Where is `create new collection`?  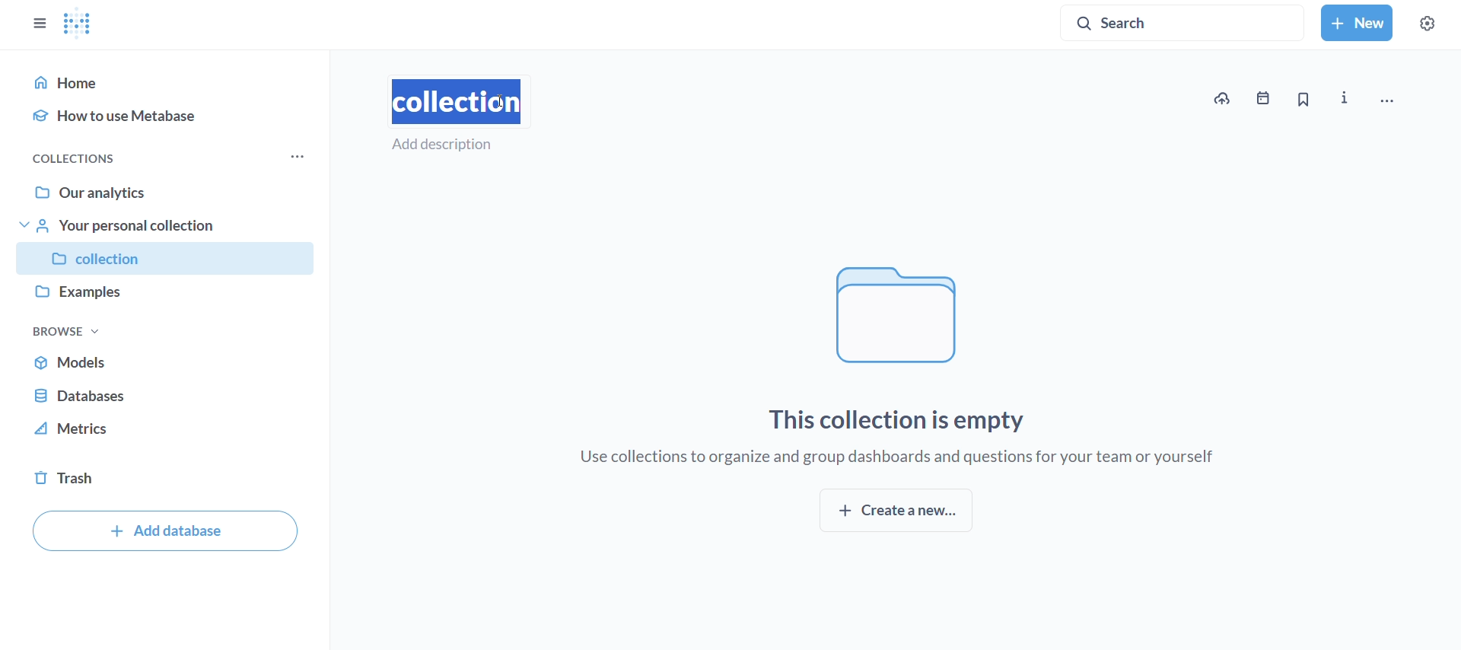
create new collection is located at coordinates (896, 511).